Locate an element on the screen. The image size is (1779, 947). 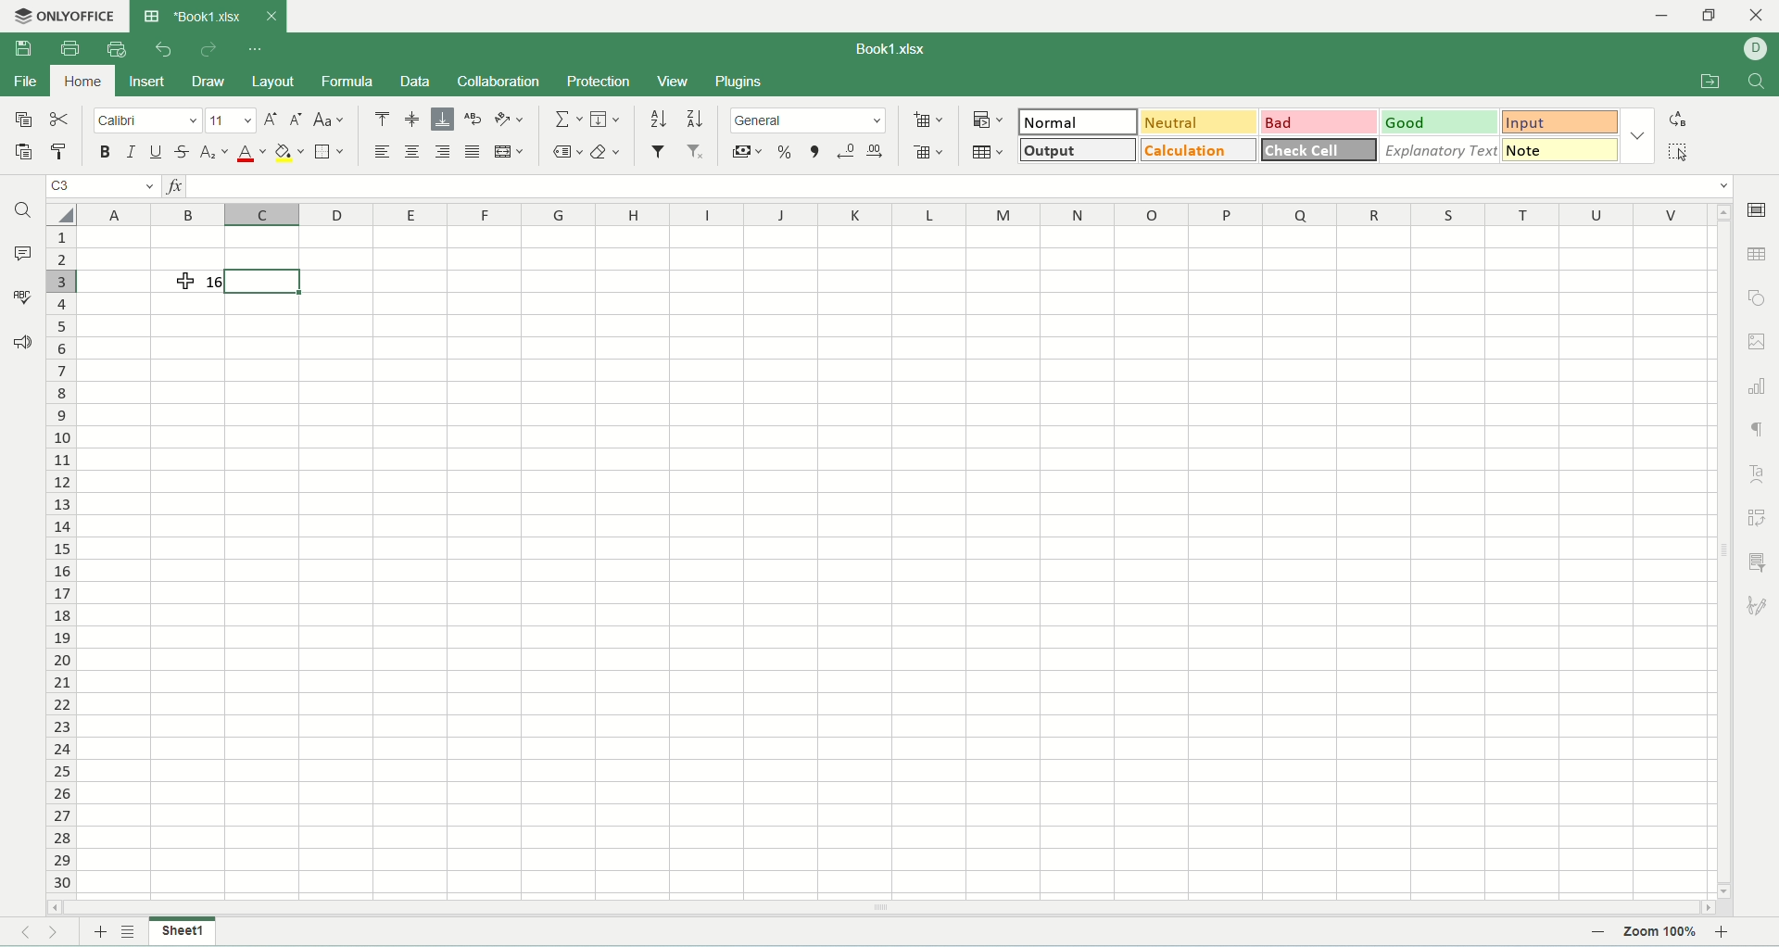
note is located at coordinates (1564, 152).